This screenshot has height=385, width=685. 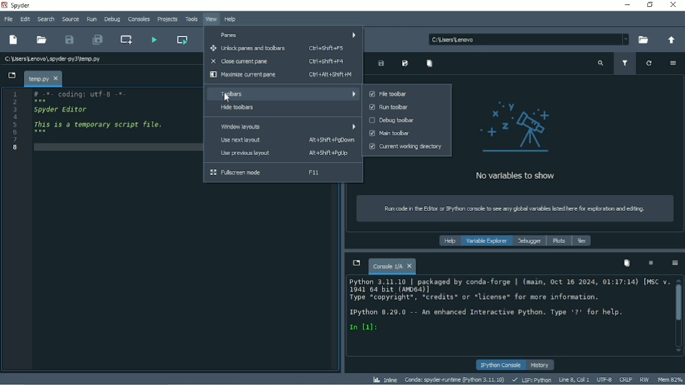 What do you see at coordinates (626, 64) in the screenshot?
I see `Filter variables` at bounding box center [626, 64].